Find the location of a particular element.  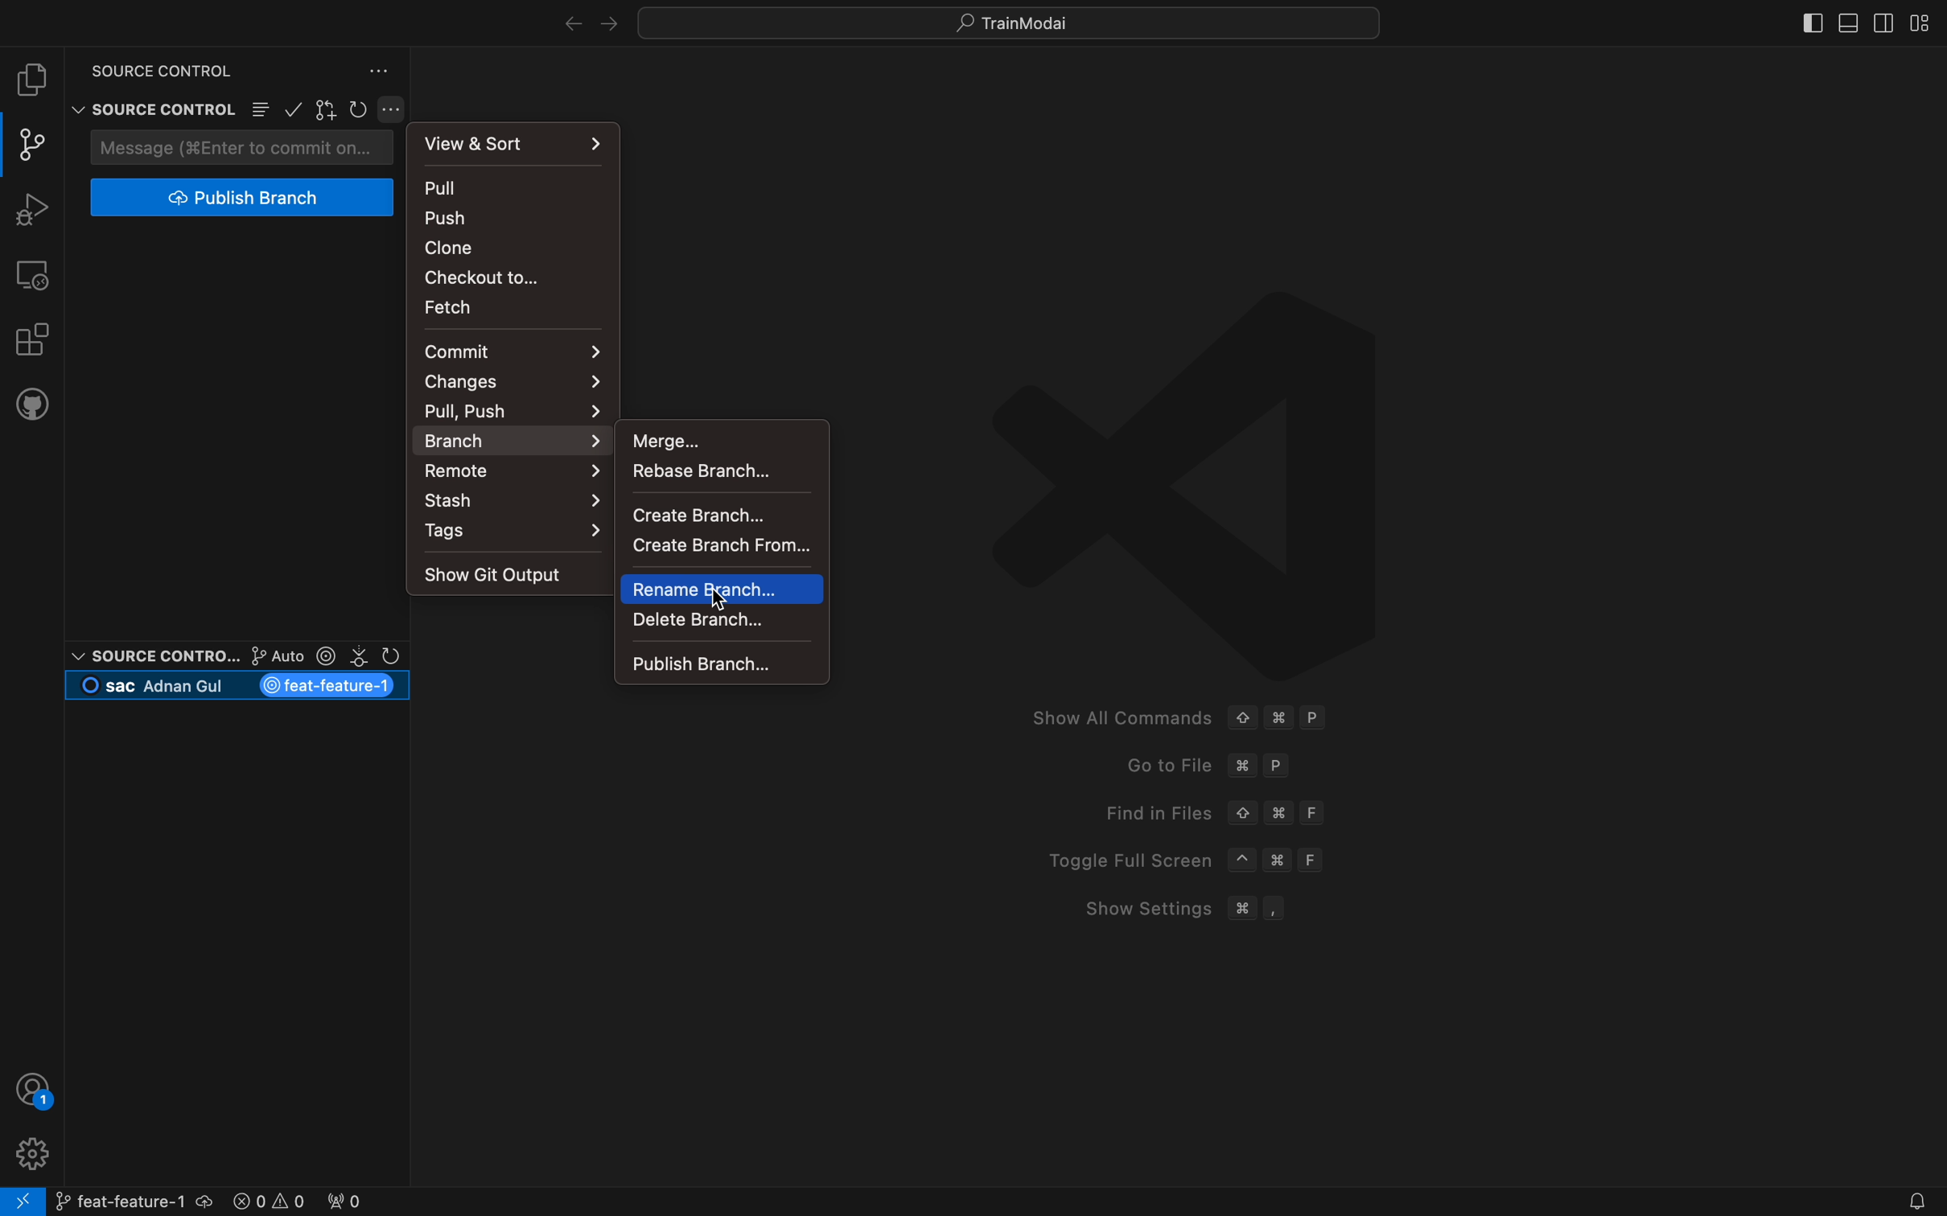

git settings is located at coordinates (394, 109).